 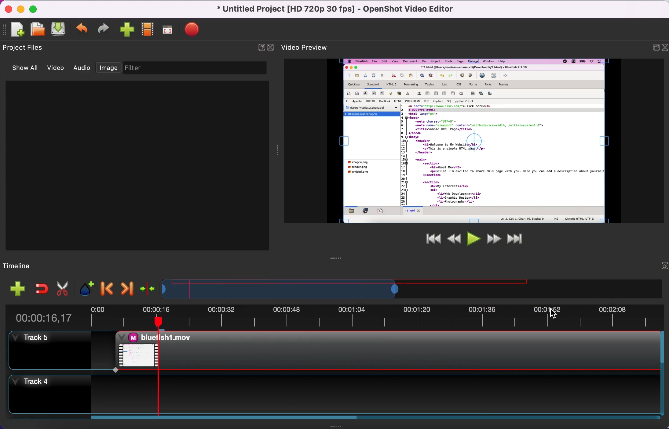 What do you see at coordinates (384, 350) in the screenshot?
I see `applied` at bounding box center [384, 350].